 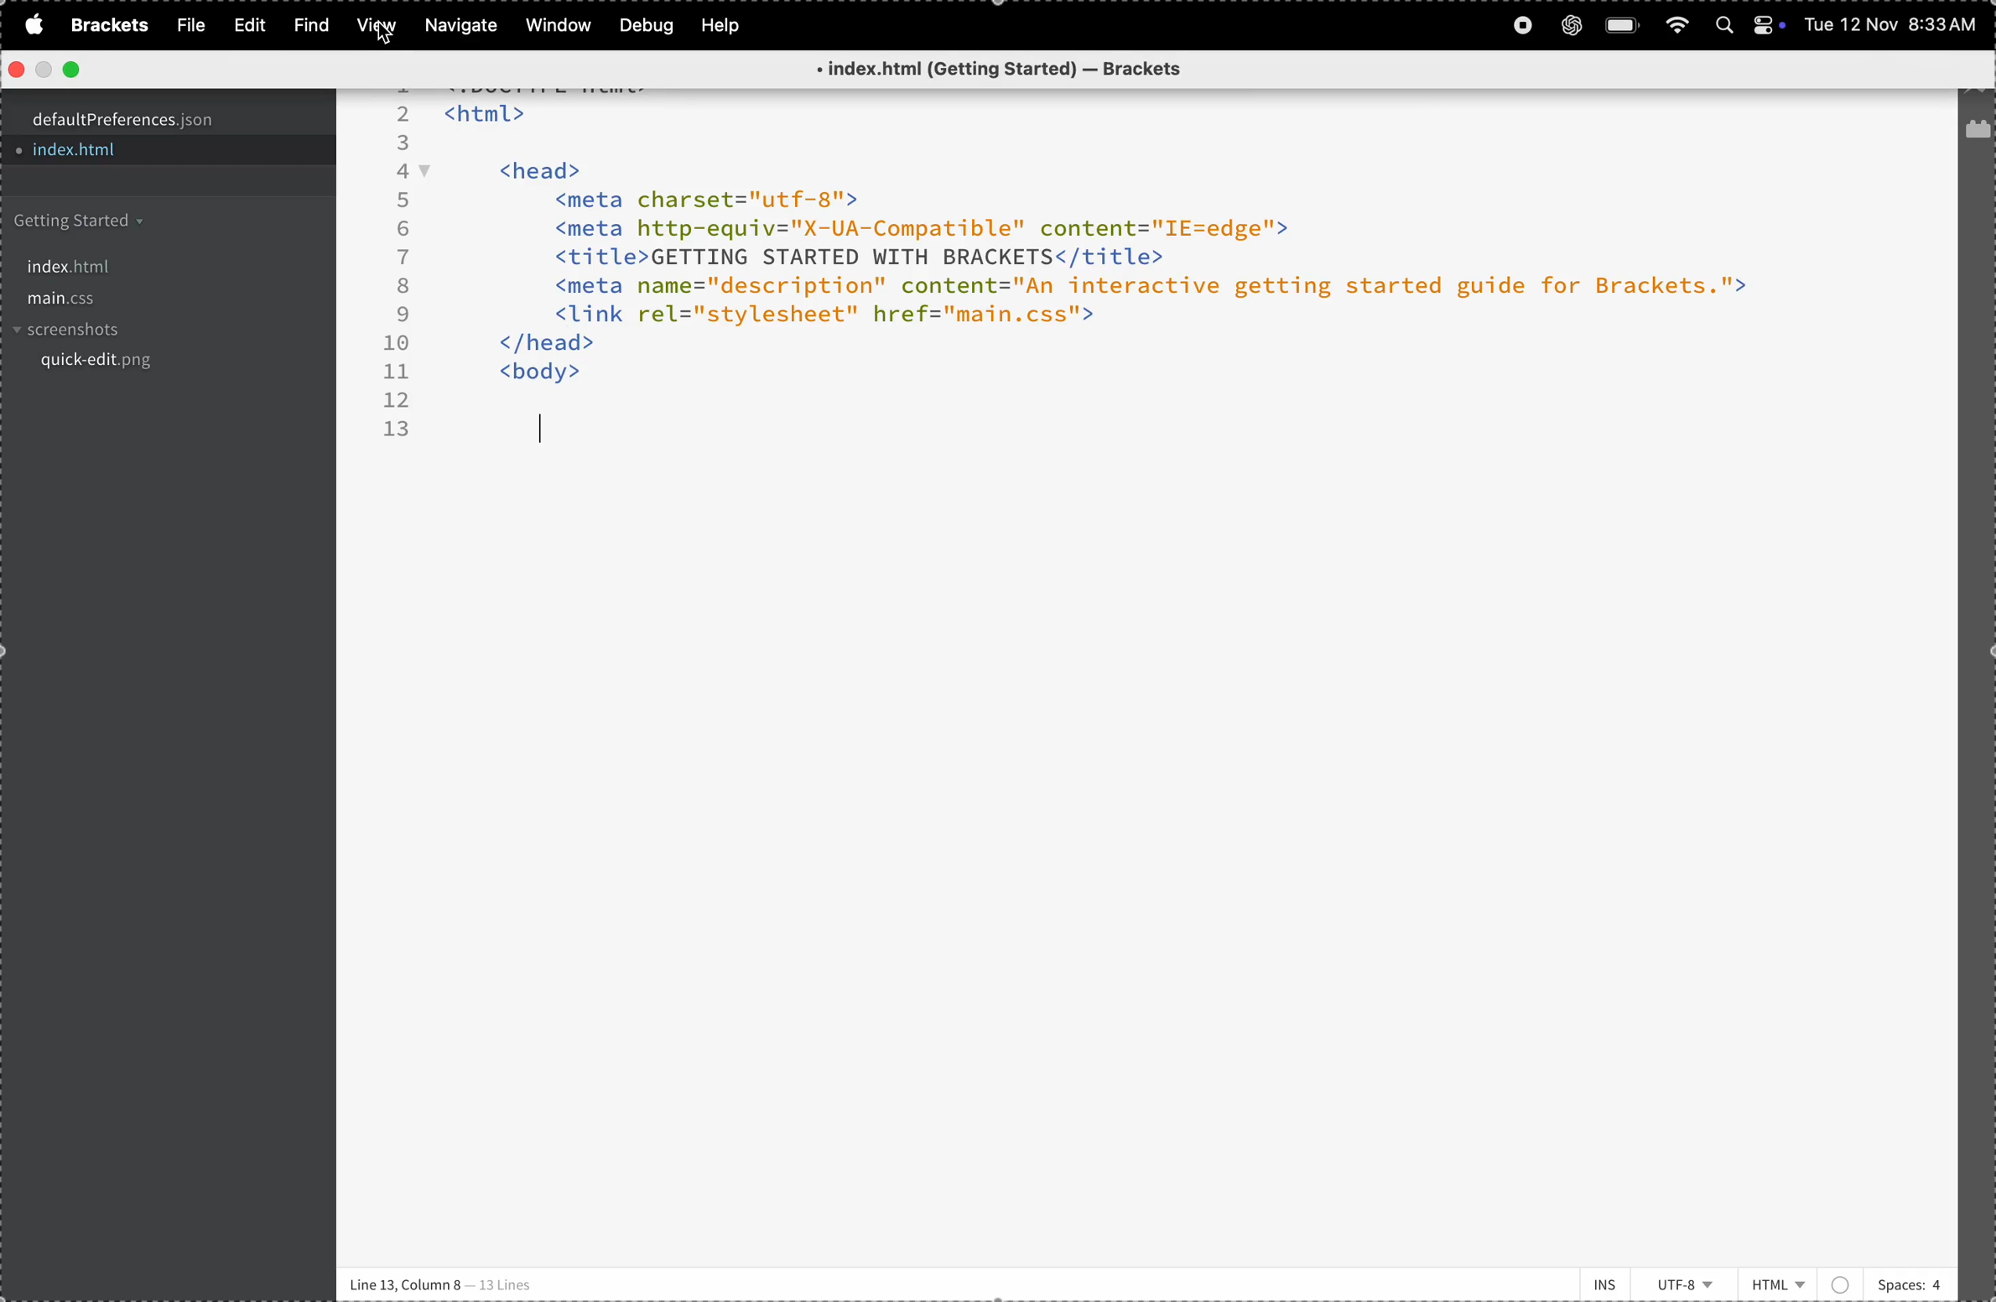 I want to click on file, so click(x=186, y=25).